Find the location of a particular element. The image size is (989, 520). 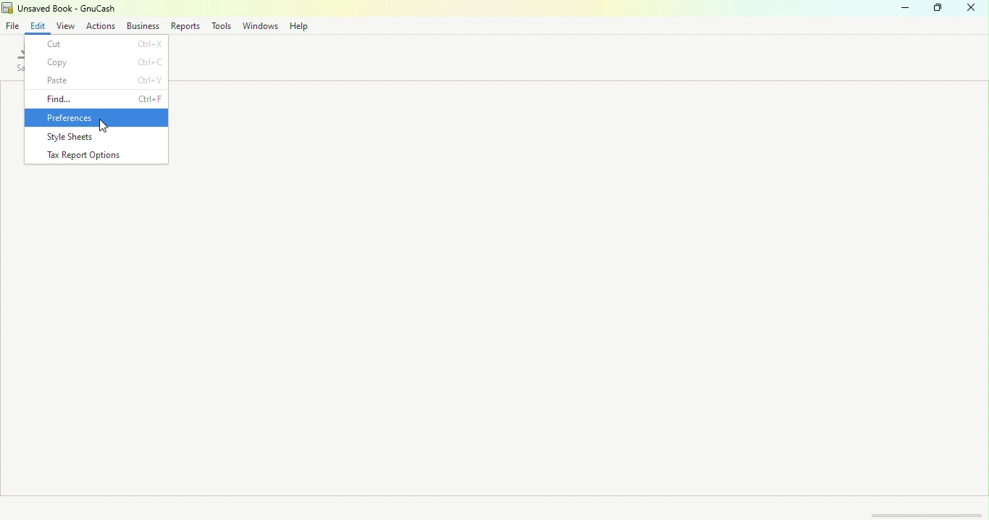

Business is located at coordinates (143, 25).